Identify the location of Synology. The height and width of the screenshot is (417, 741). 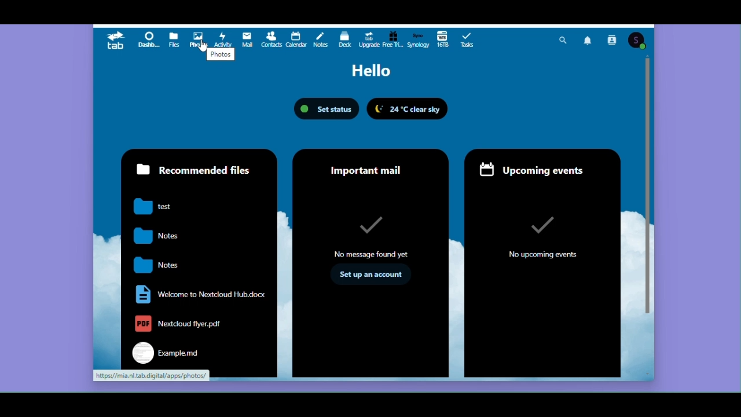
(416, 39).